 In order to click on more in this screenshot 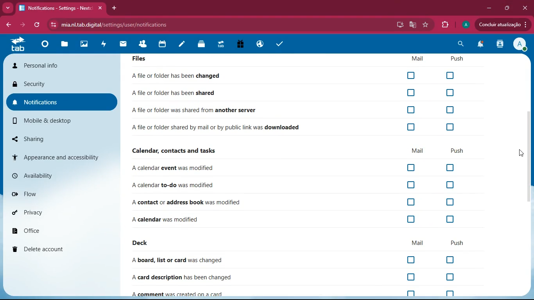, I will do `click(8, 7)`.